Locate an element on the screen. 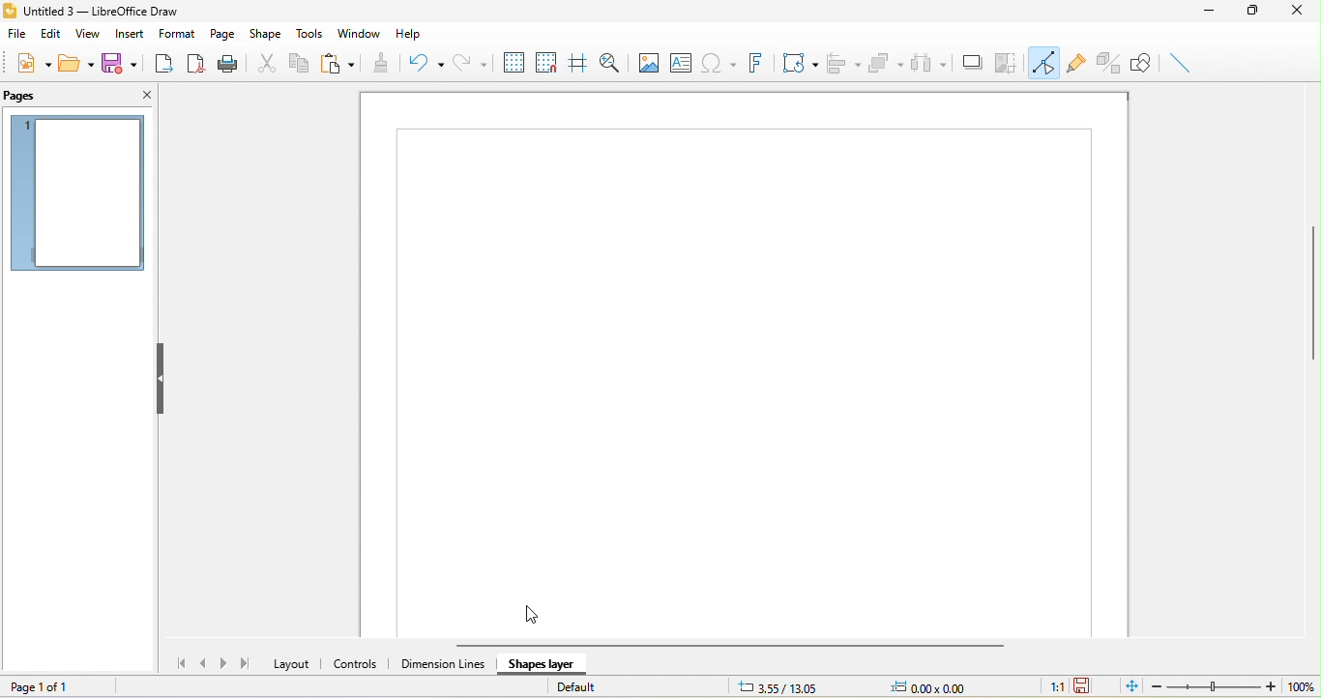 This screenshot has height=698, width=1321. title is located at coordinates (104, 10).